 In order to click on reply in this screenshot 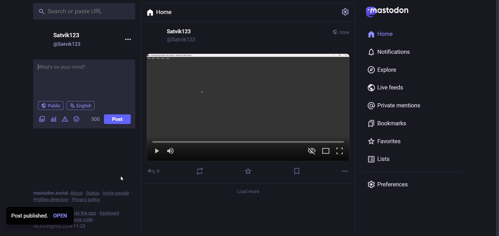, I will do `click(154, 171)`.